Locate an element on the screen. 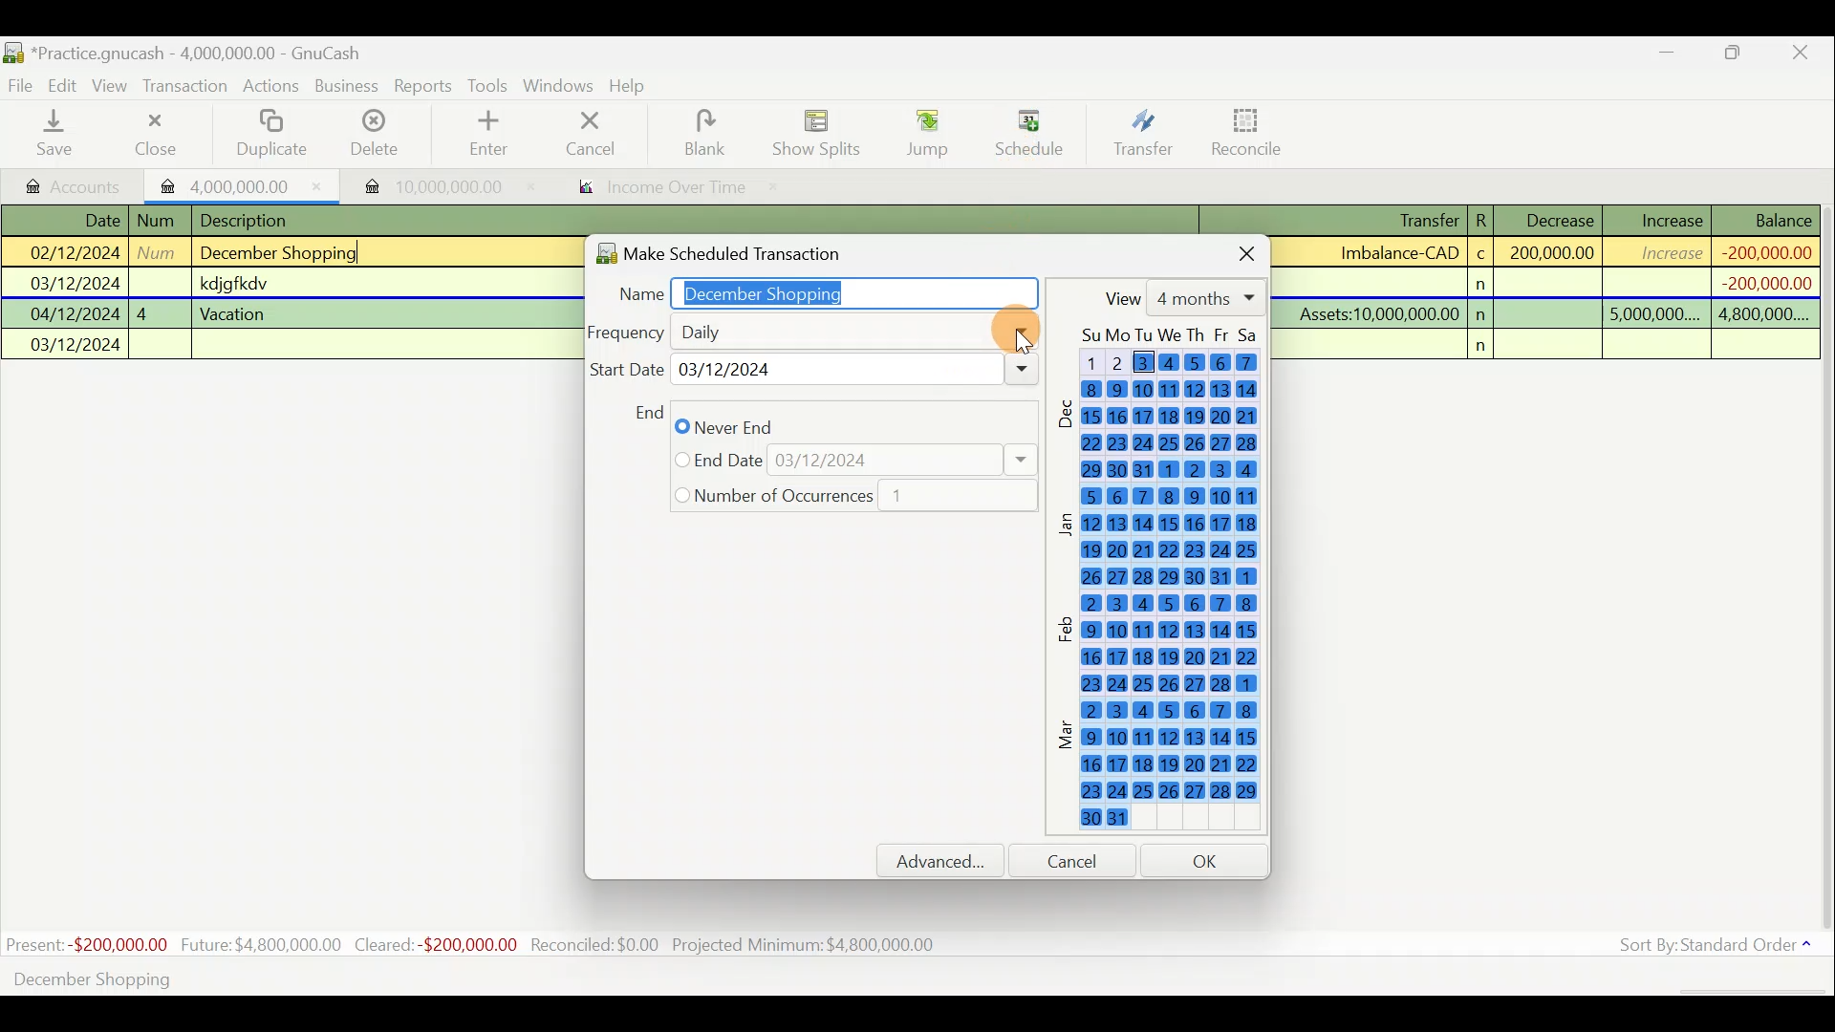  Make scheduled transaction is located at coordinates (749, 249).